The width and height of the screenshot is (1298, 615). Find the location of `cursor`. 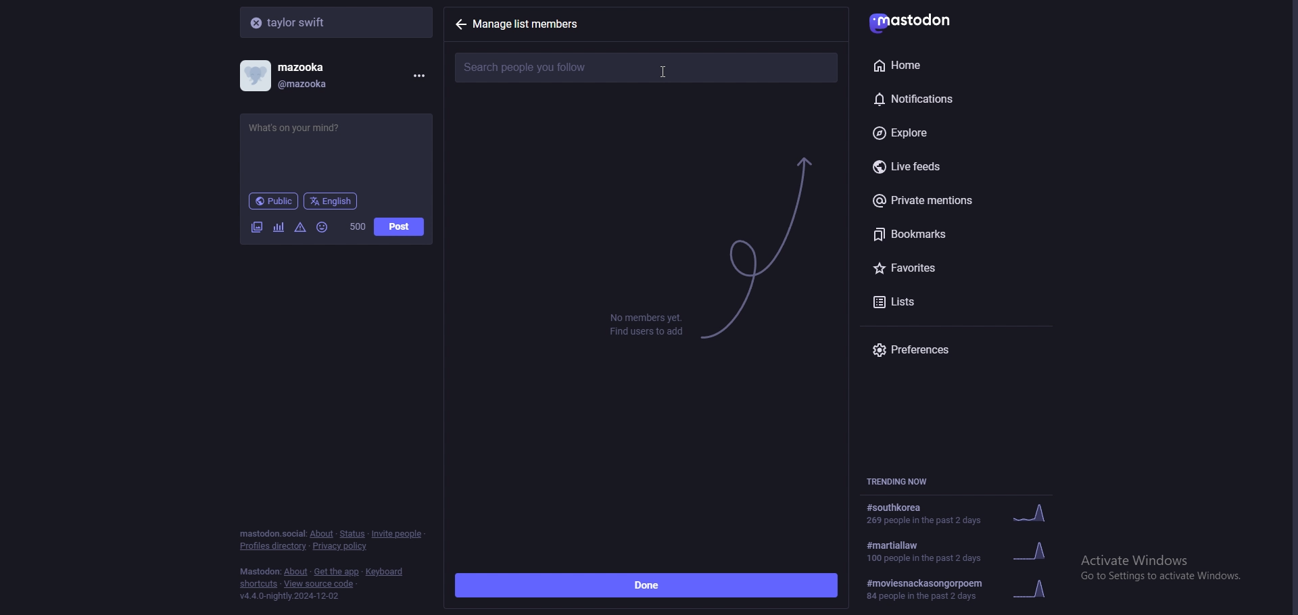

cursor is located at coordinates (663, 72).